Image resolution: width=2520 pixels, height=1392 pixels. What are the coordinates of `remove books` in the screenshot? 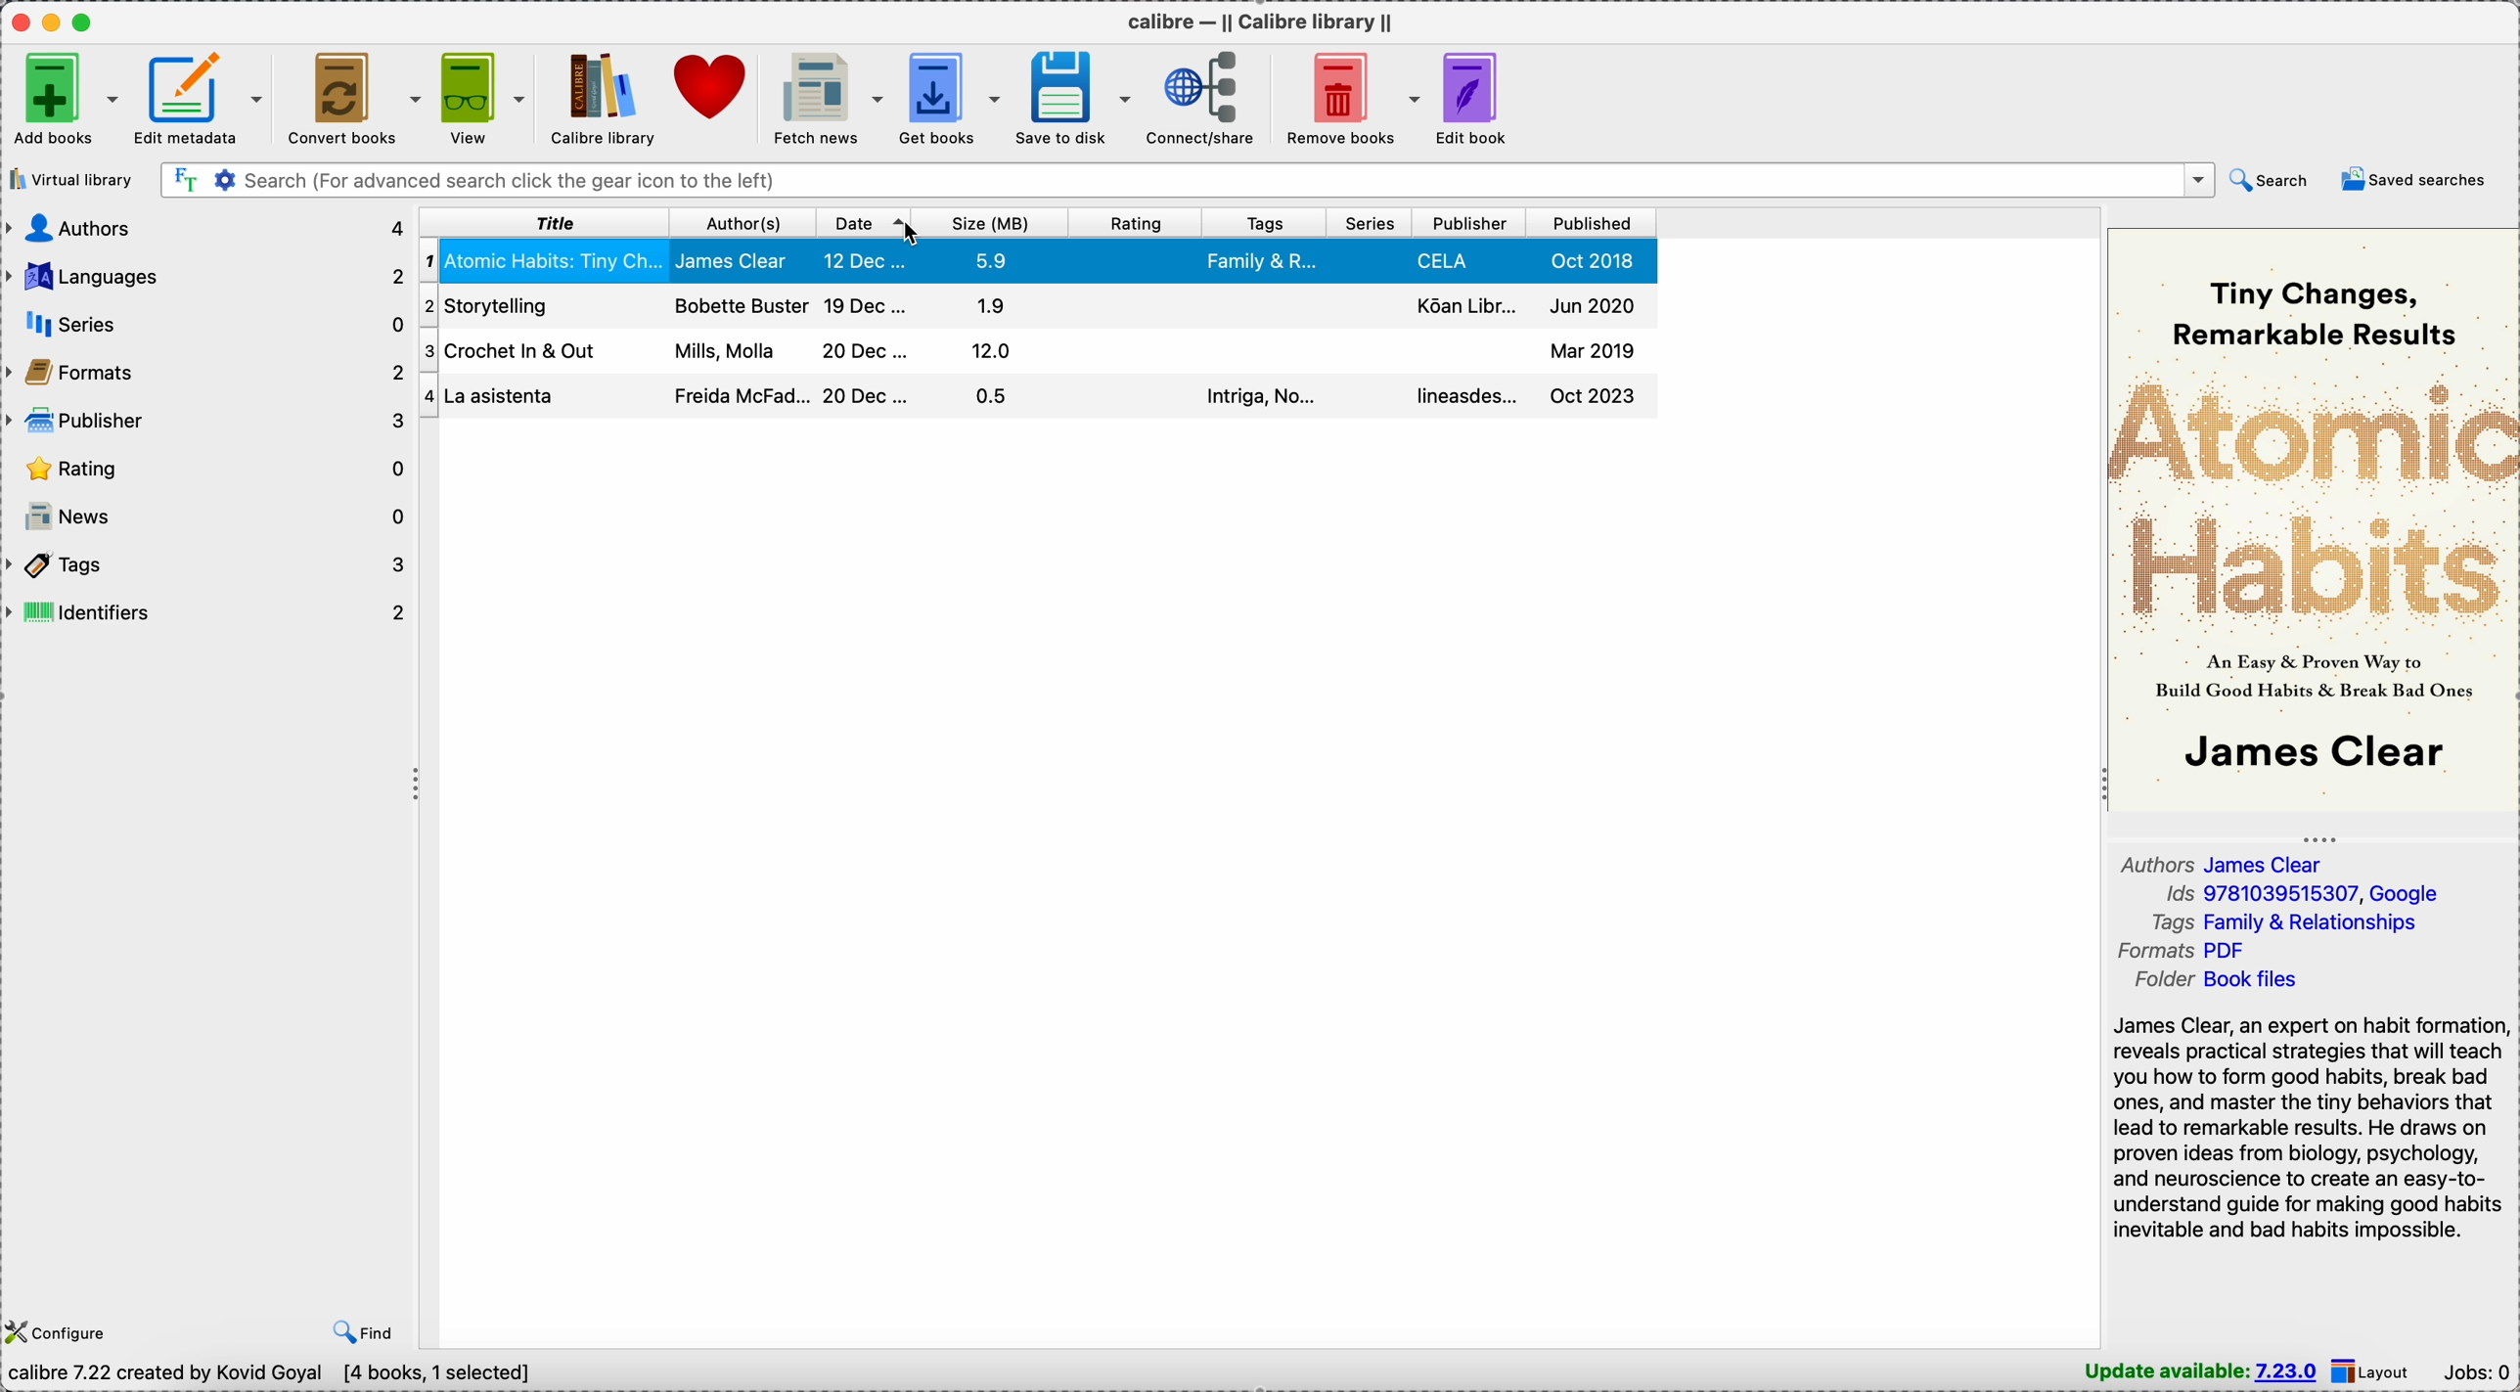 It's located at (1350, 97).